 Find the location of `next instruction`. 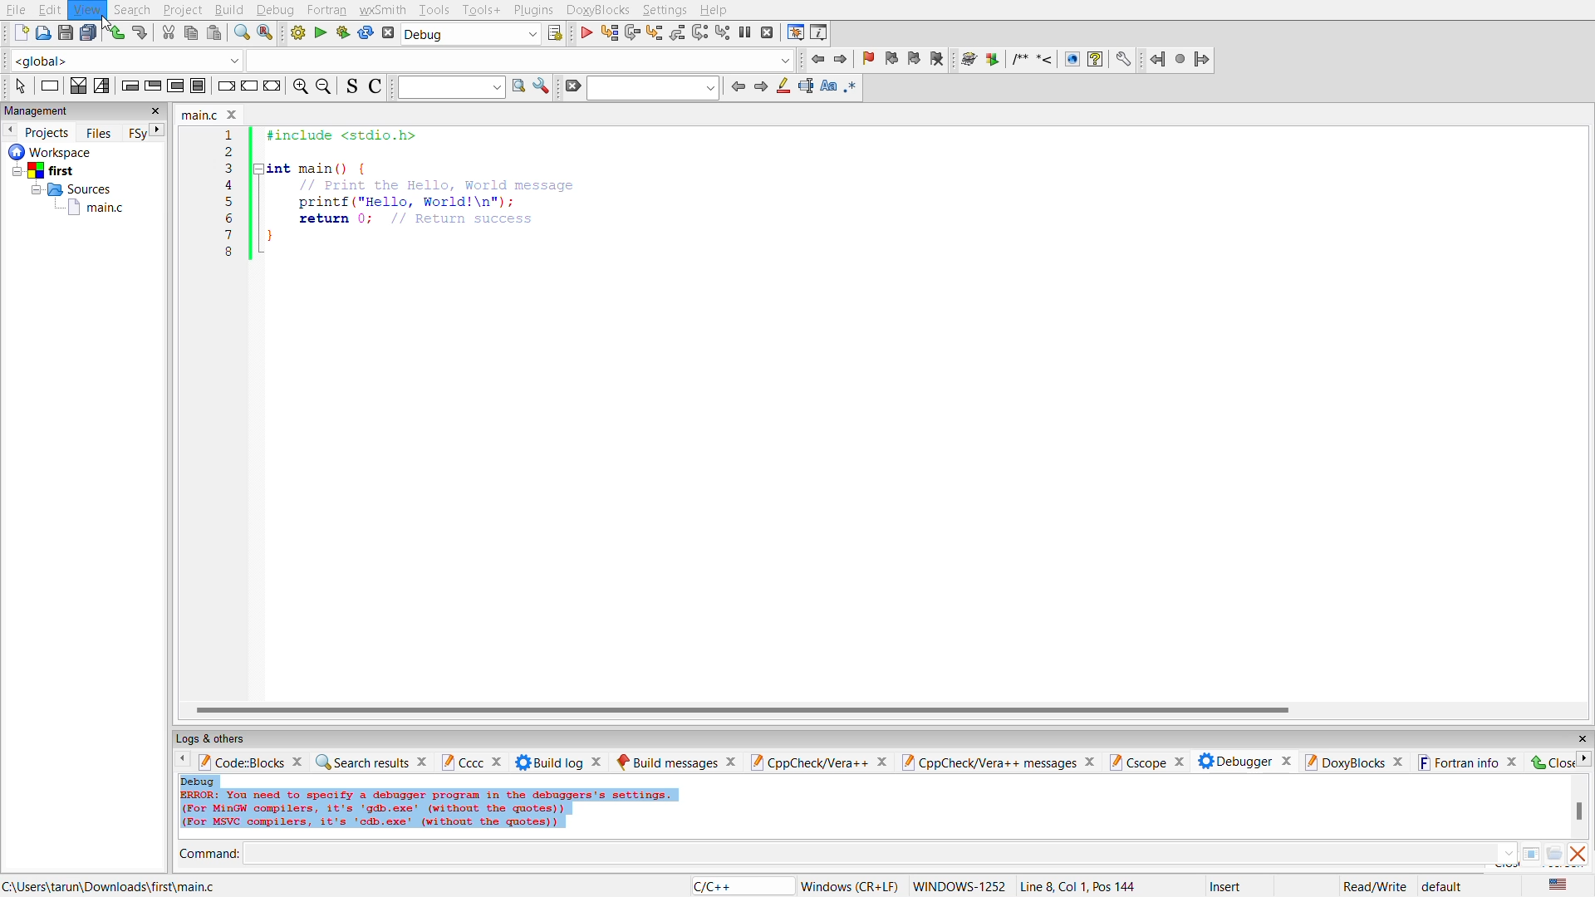

next instruction is located at coordinates (700, 35).